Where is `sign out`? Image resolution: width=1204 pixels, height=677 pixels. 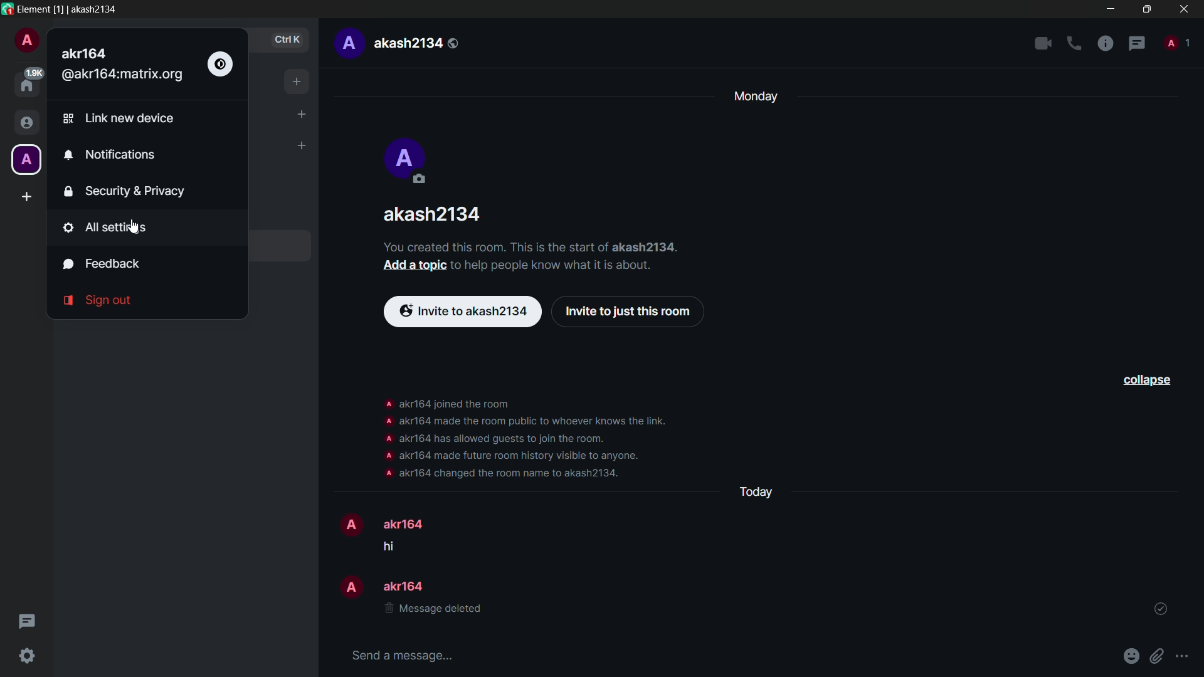 sign out is located at coordinates (97, 301).